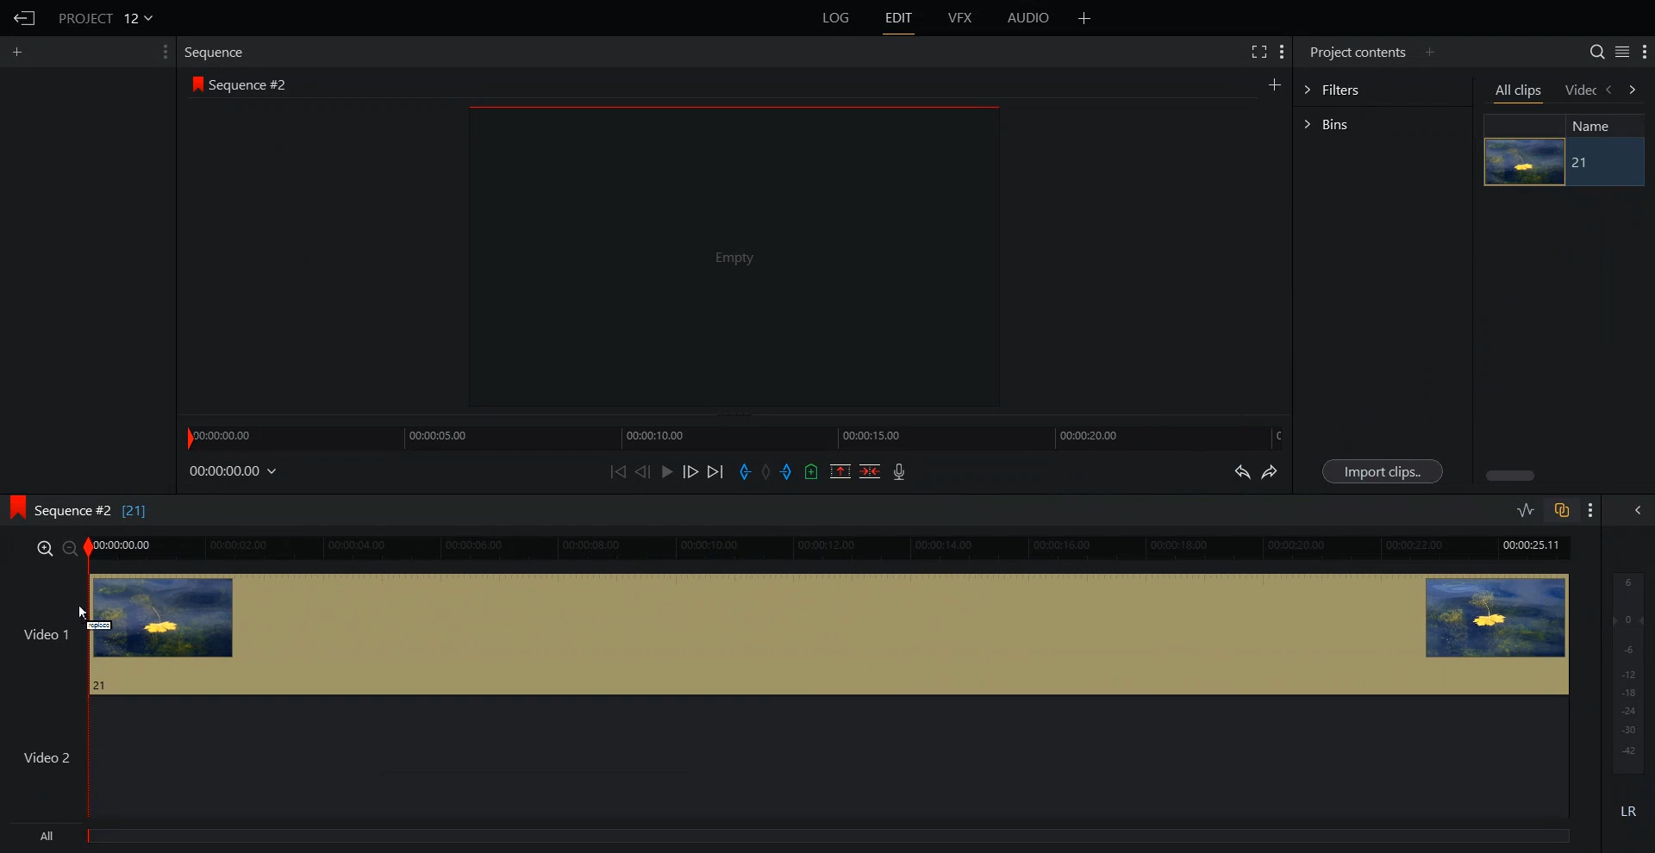 Image resolution: width=1655 pixels, height=853 pixels. Describe the element at coordinates (1581, 91) in the screenshot. I see `Video` at that location.